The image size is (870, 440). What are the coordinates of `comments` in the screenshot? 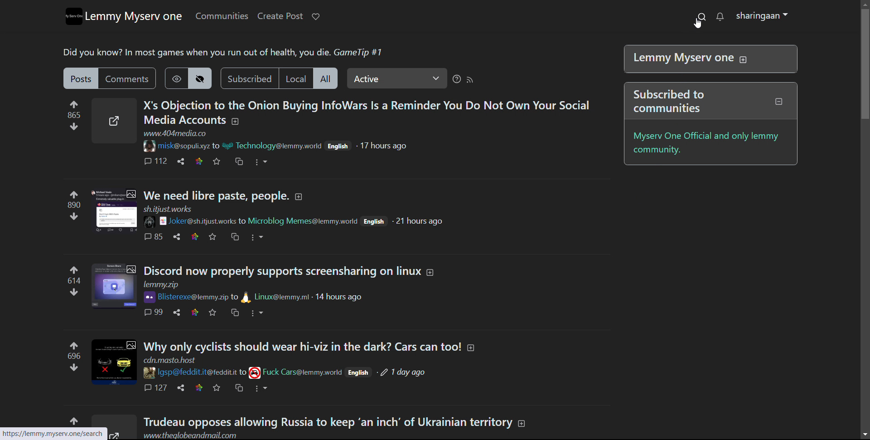 It's located at (153, 161).